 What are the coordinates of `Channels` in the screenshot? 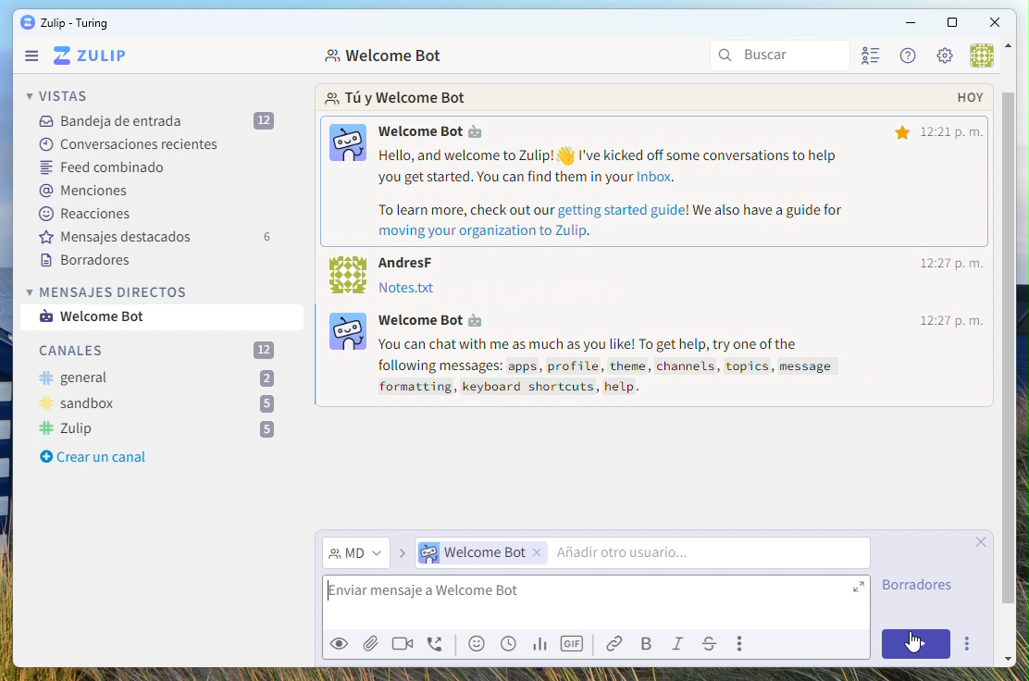 It's located at (161, 351).